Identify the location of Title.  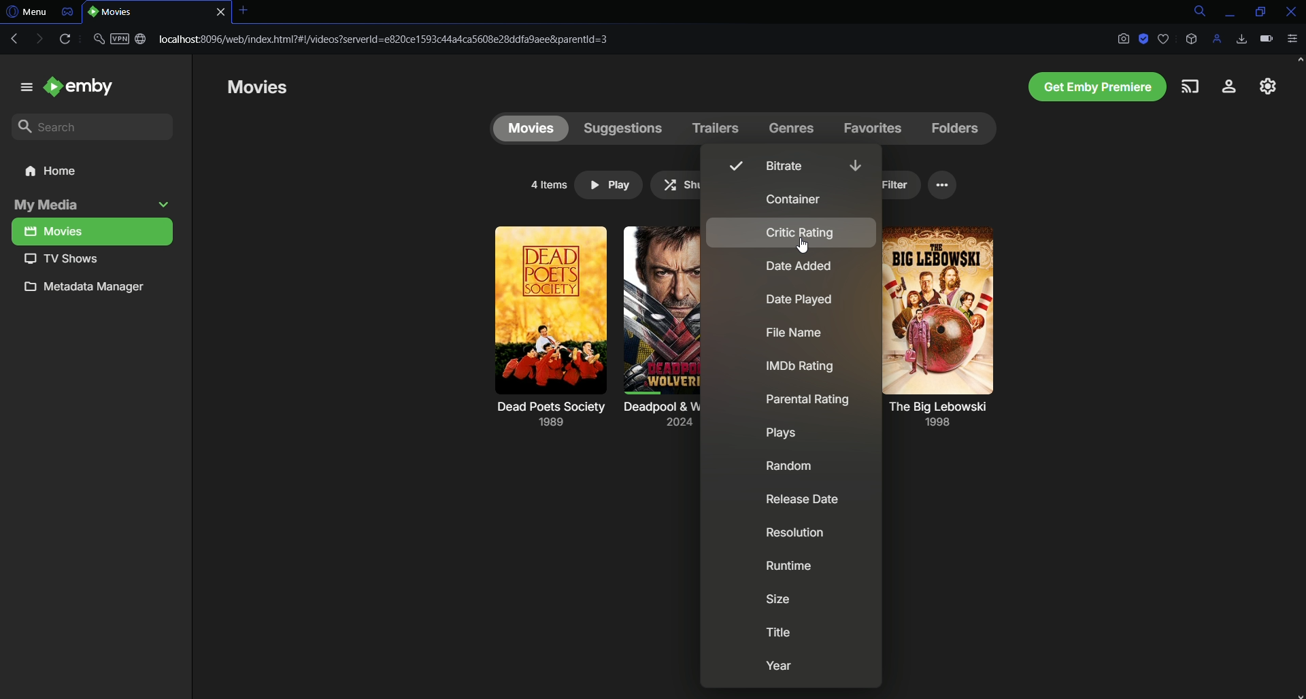
(778, 636).